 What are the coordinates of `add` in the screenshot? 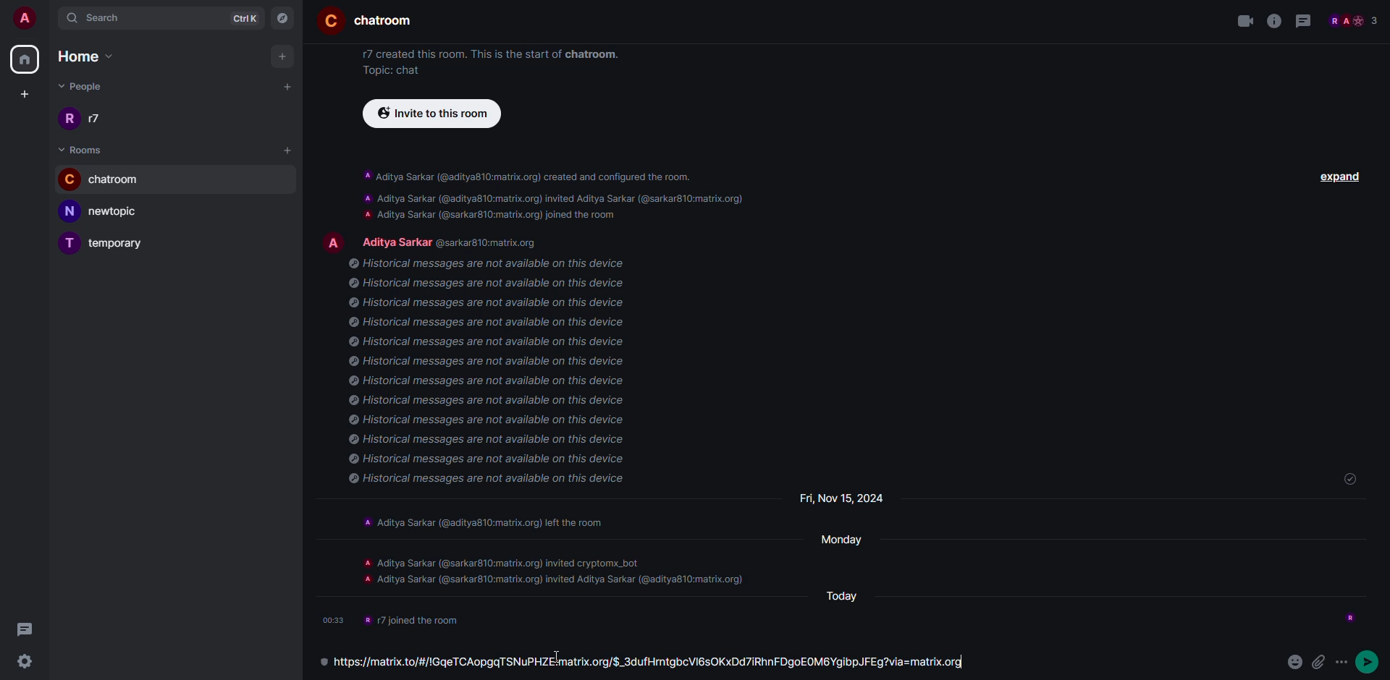 It's located at (290, 150).